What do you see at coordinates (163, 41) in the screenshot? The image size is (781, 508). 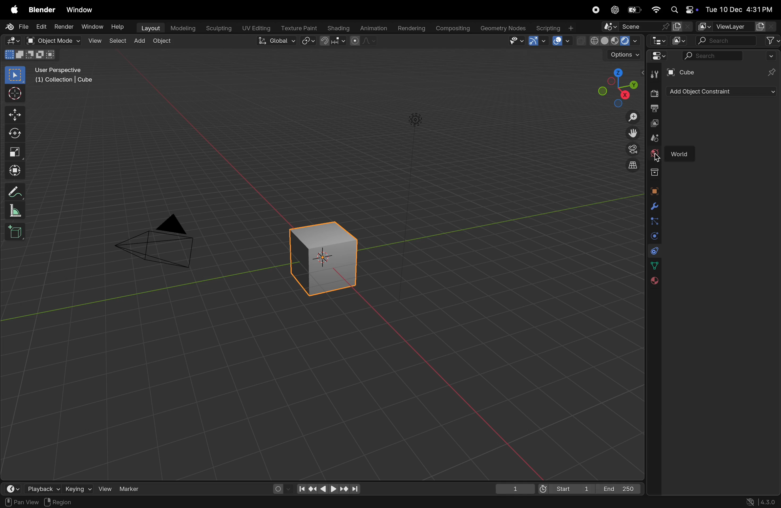 I see `Object` at bounding box center [163, 41].